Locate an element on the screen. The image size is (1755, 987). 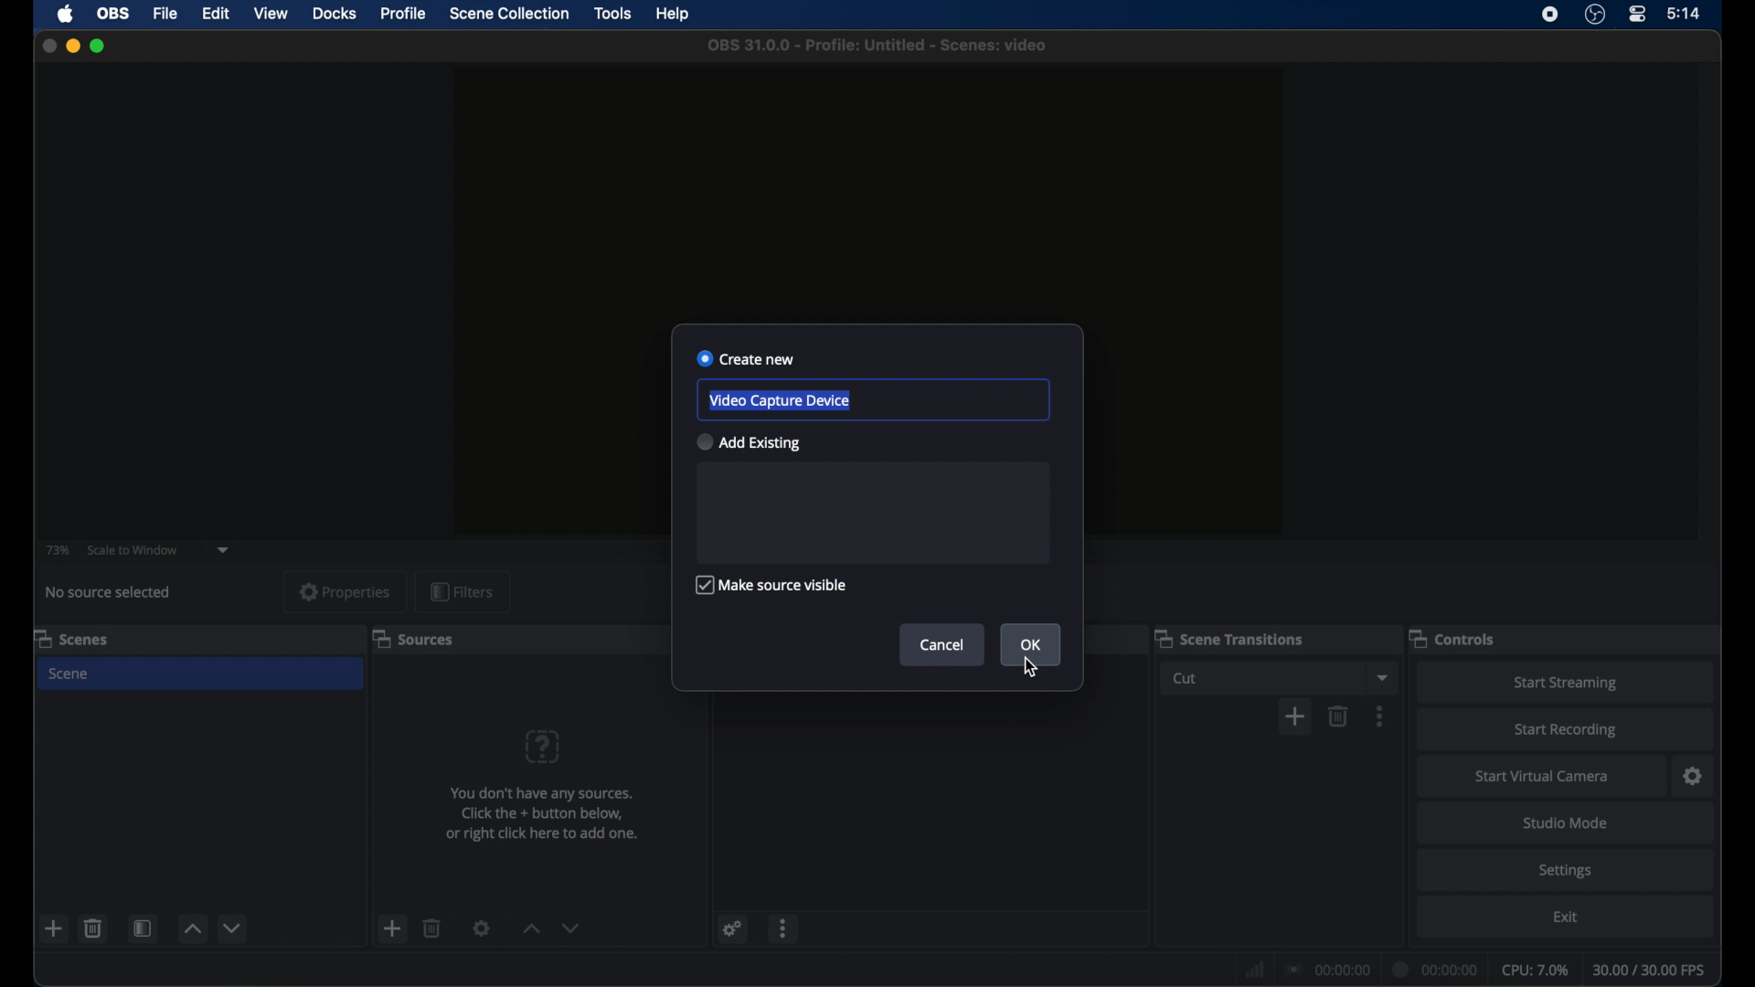
view is located at coordinates (270, 13).